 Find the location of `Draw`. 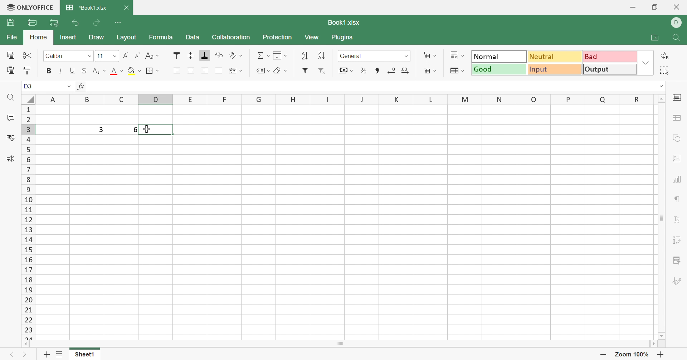

Draw is located at coordinates (96, 37).